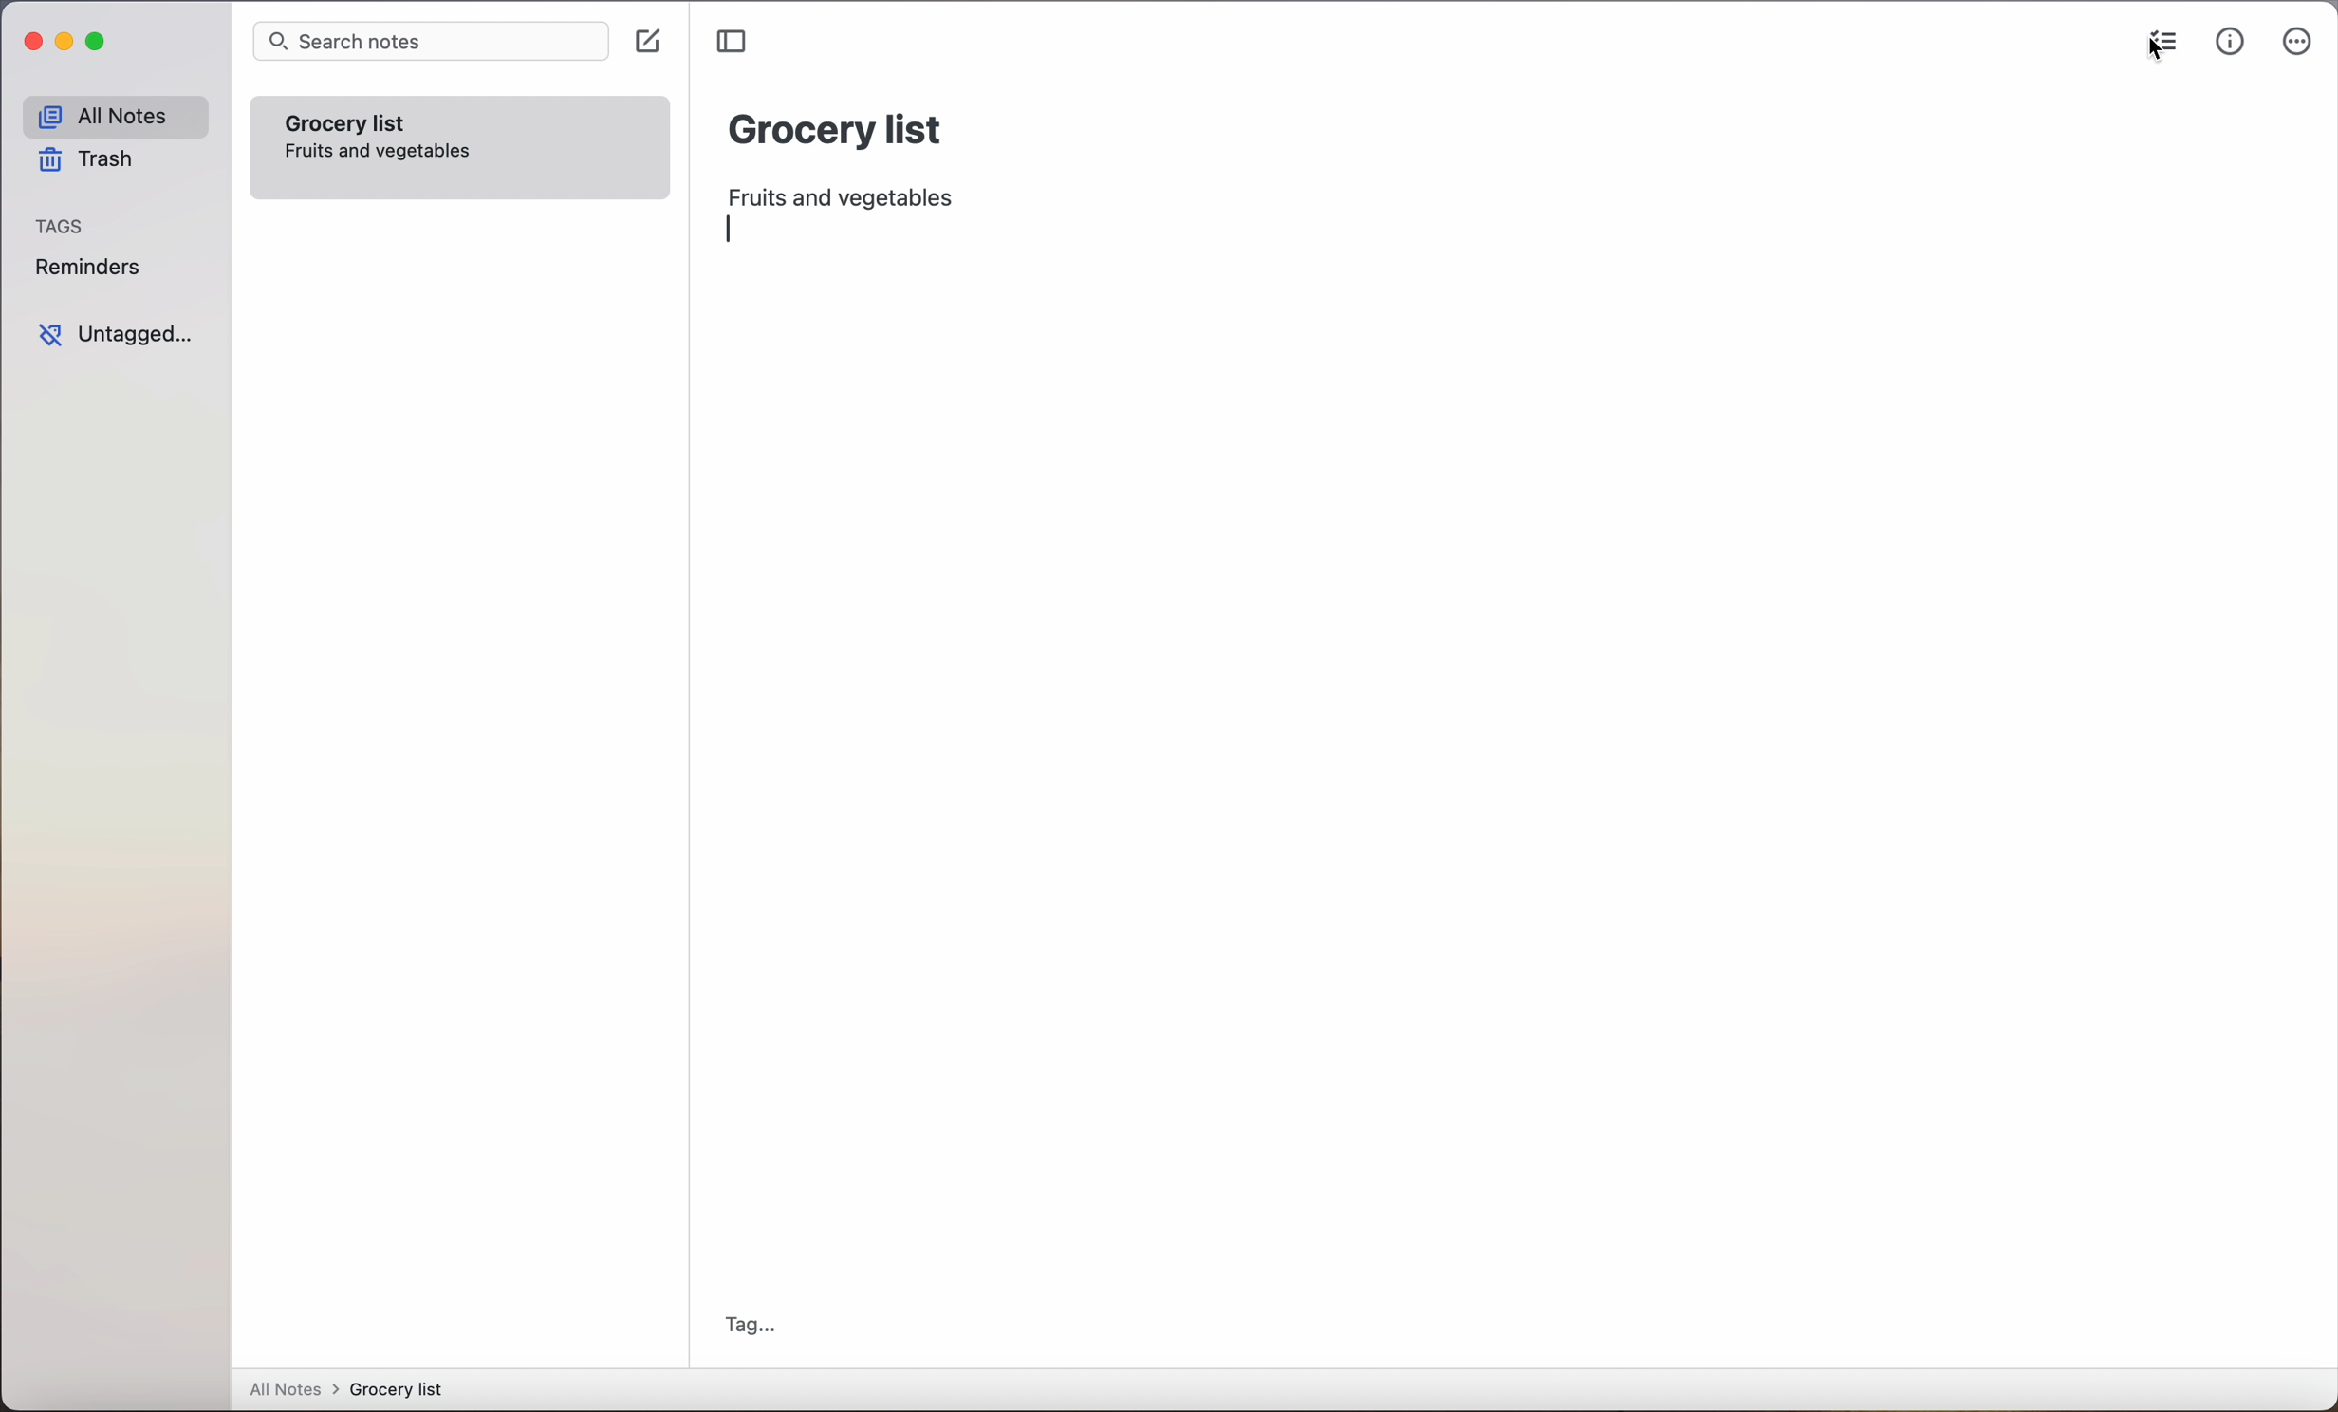  What do you see at coordinates (734, 42) in the screenshot?
I see `toggle sidebar` at bounding box center [734, 42].